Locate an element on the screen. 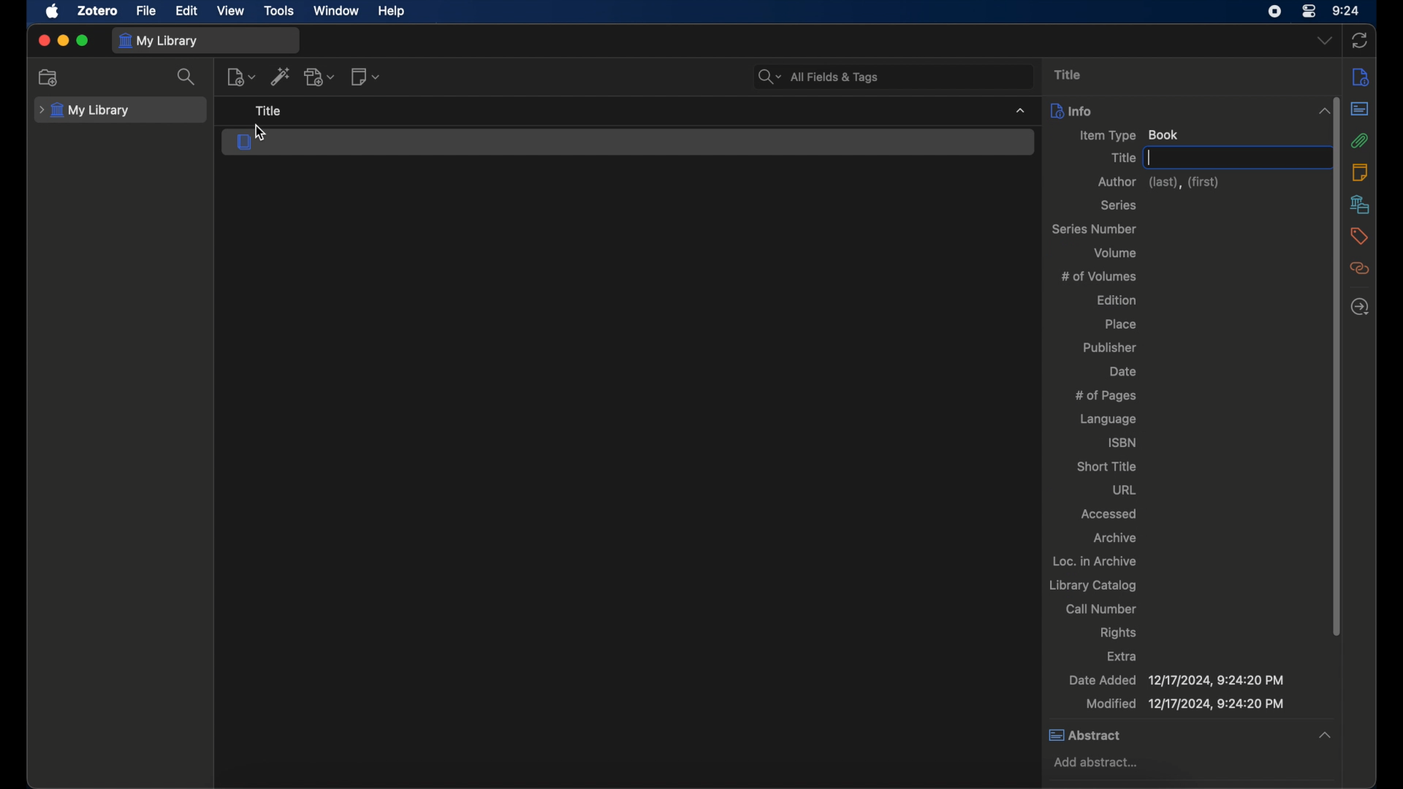 The height and width of the screenshot is (789, 1403). accessed is located at coordinates (1109, 513).